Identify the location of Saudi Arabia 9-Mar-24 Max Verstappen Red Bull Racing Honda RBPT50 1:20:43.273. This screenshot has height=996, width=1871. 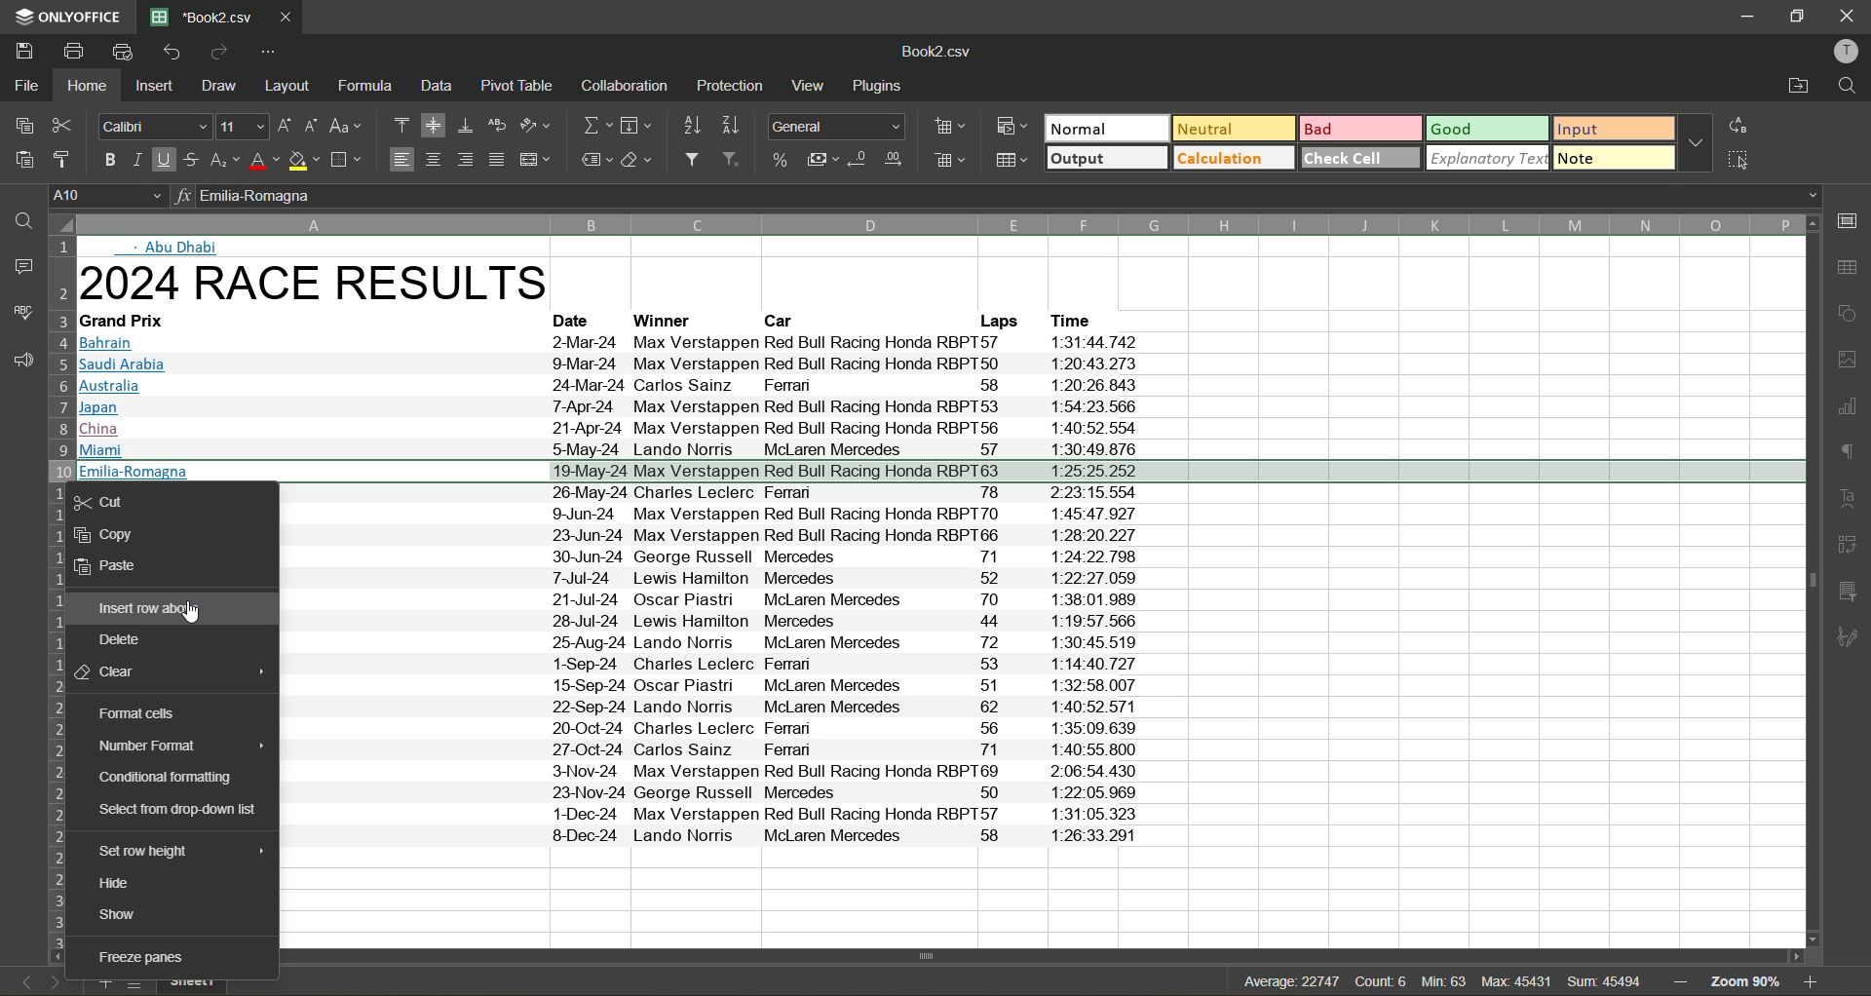
(615, 365).